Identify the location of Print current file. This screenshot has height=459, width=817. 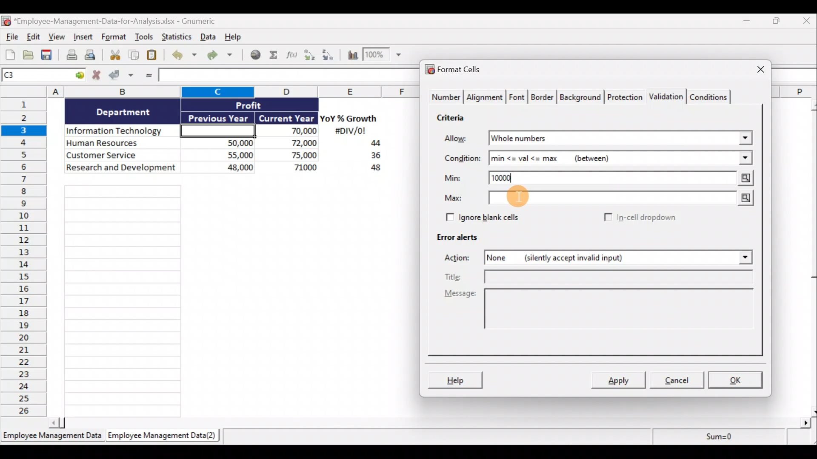
(70, 56).